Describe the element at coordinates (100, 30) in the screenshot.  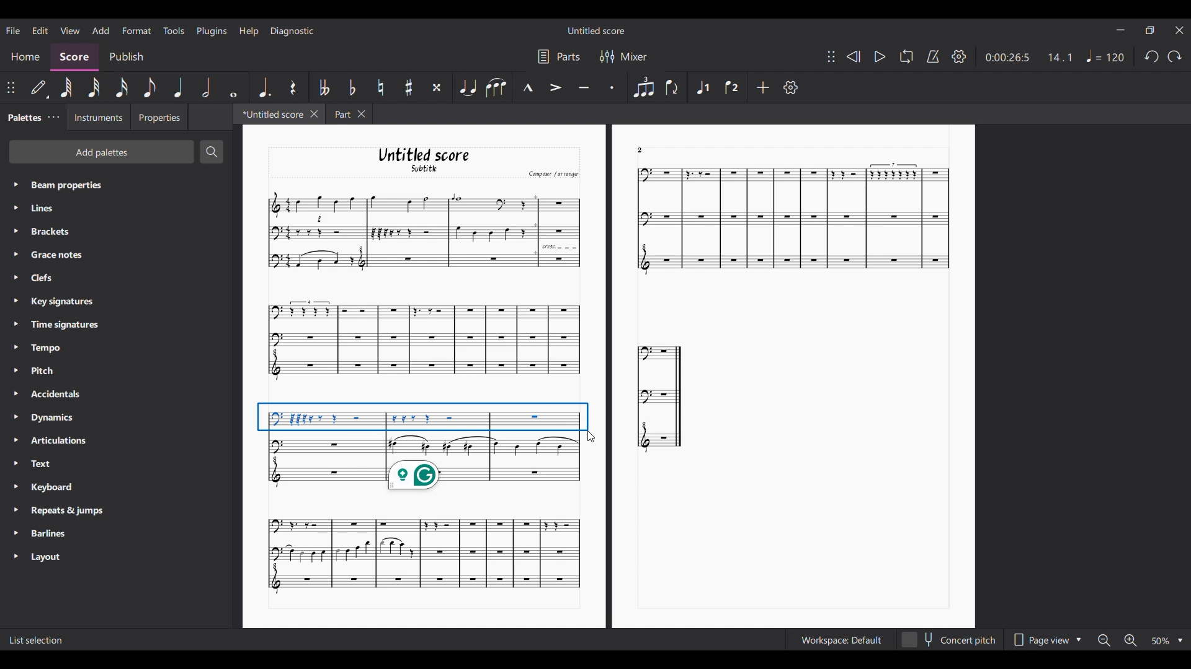
I see `Add menu` at that location.